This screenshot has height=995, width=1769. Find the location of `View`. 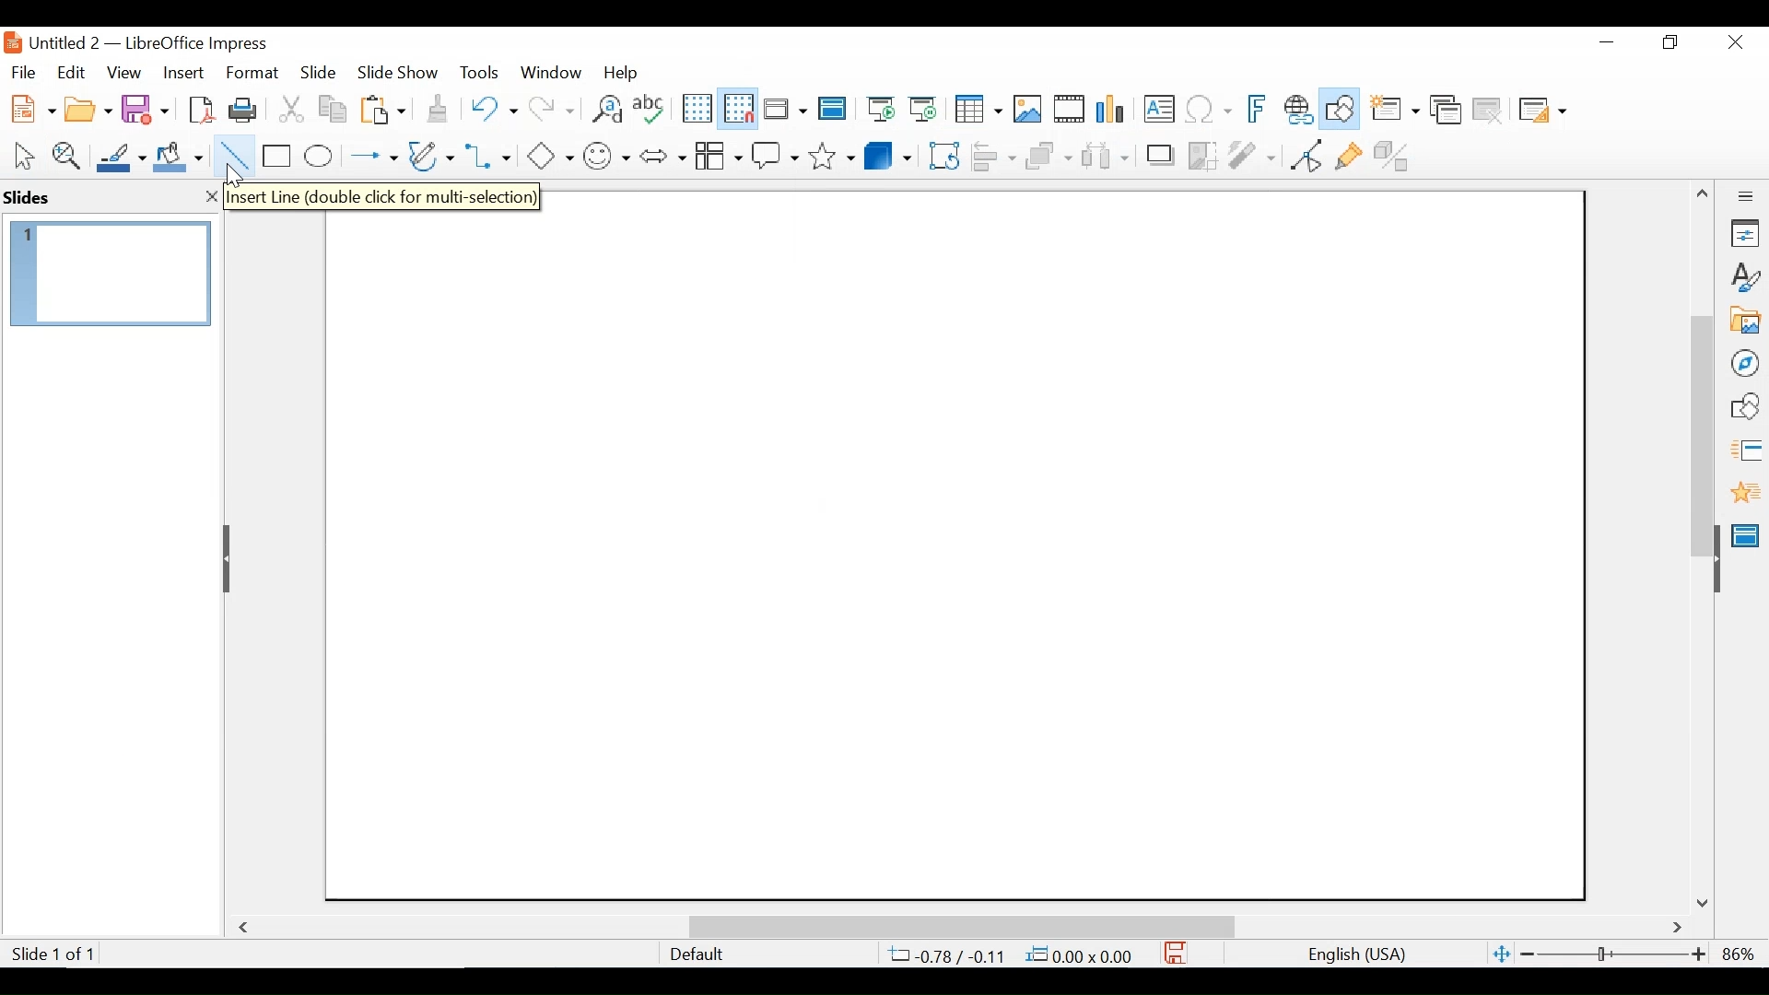

View is located at coordinates (124, 72).